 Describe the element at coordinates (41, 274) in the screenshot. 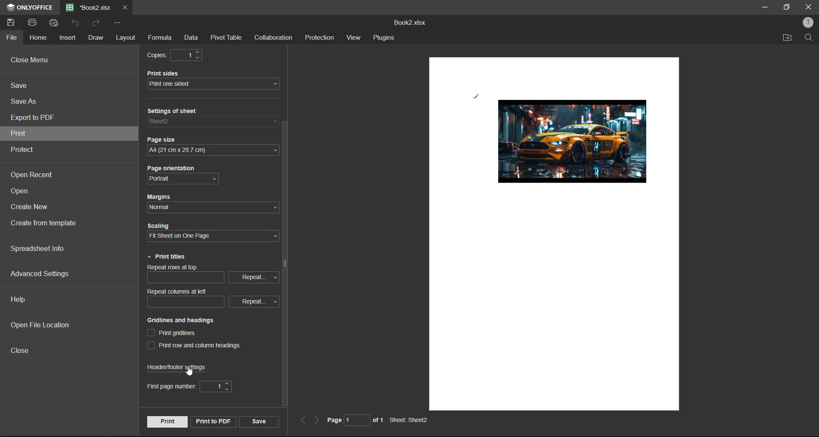

I see `advanced settings` at that location.